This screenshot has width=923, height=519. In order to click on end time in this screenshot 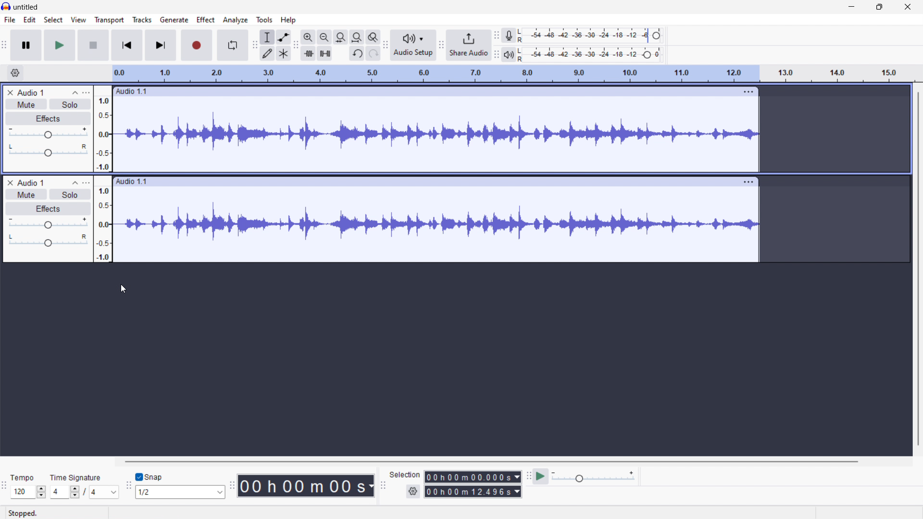, I will do `click(474, 492)`.